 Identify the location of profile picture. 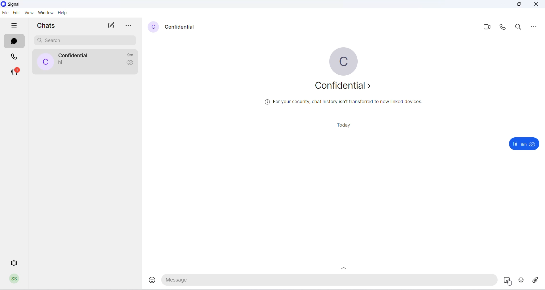
(45, 62).